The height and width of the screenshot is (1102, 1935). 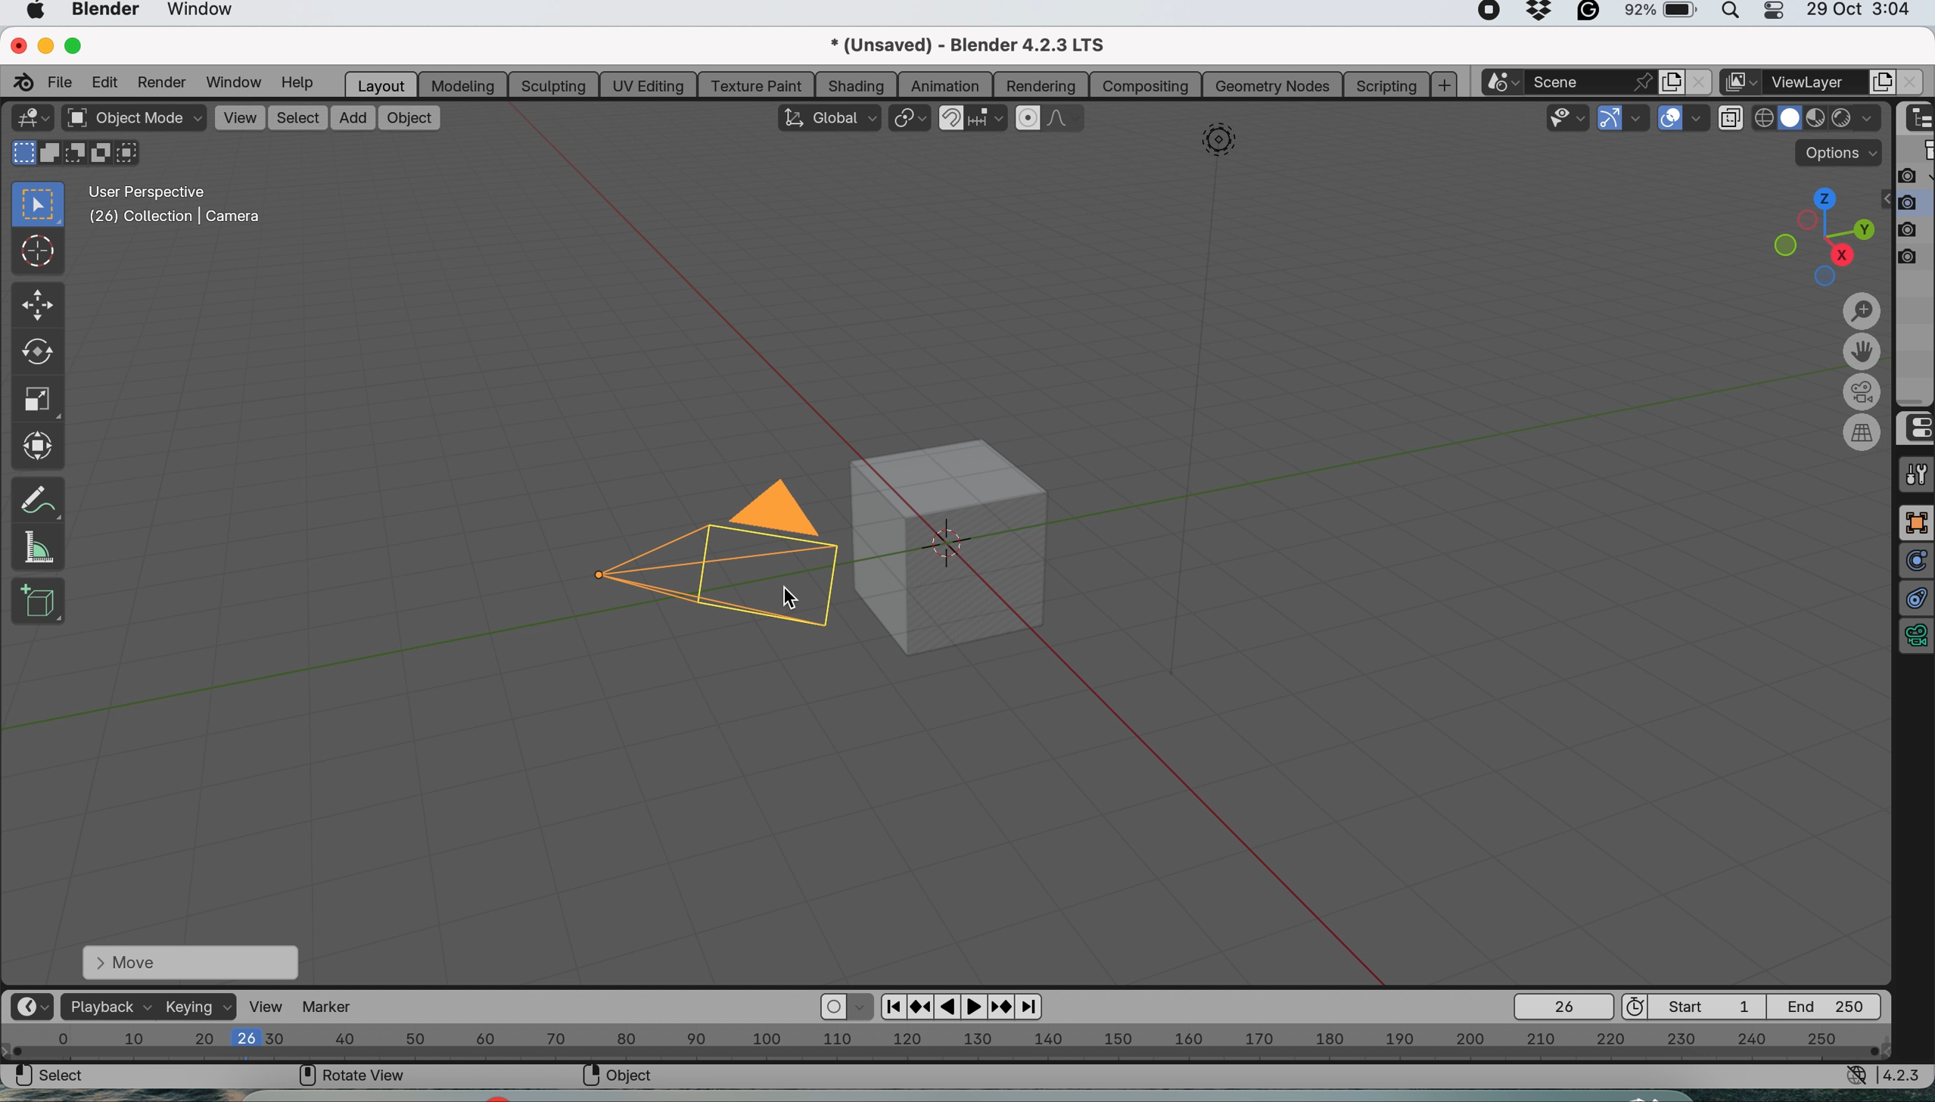 I want to click on add cube, so click(x=39, y=601).